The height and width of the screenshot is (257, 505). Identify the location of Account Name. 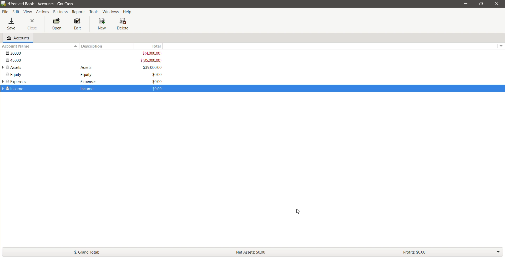
(39, 46).